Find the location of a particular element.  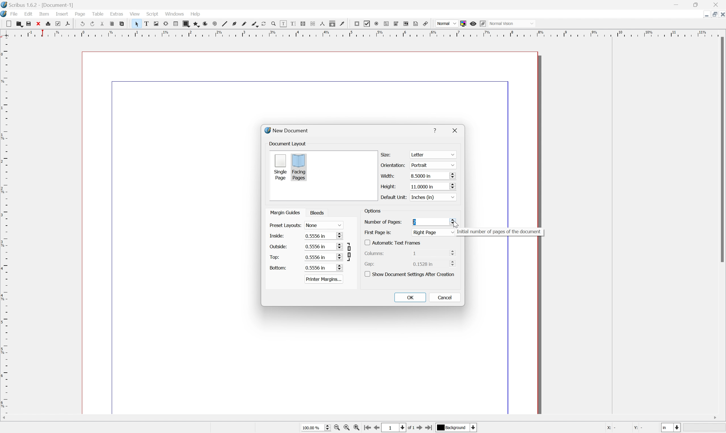

Print is located at coordinates (50, 24).